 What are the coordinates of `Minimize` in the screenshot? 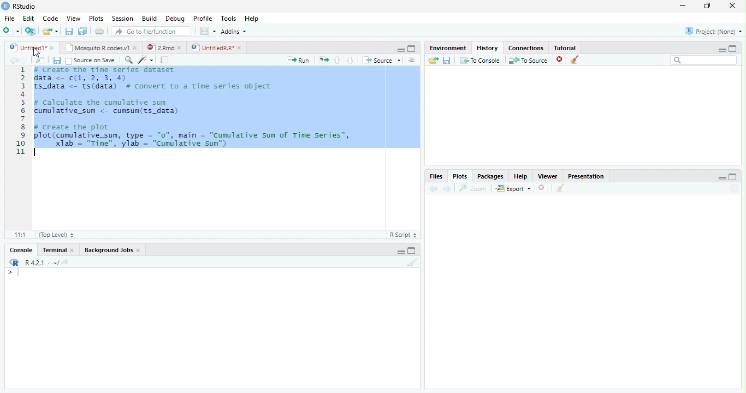 It's located at (722, 179).